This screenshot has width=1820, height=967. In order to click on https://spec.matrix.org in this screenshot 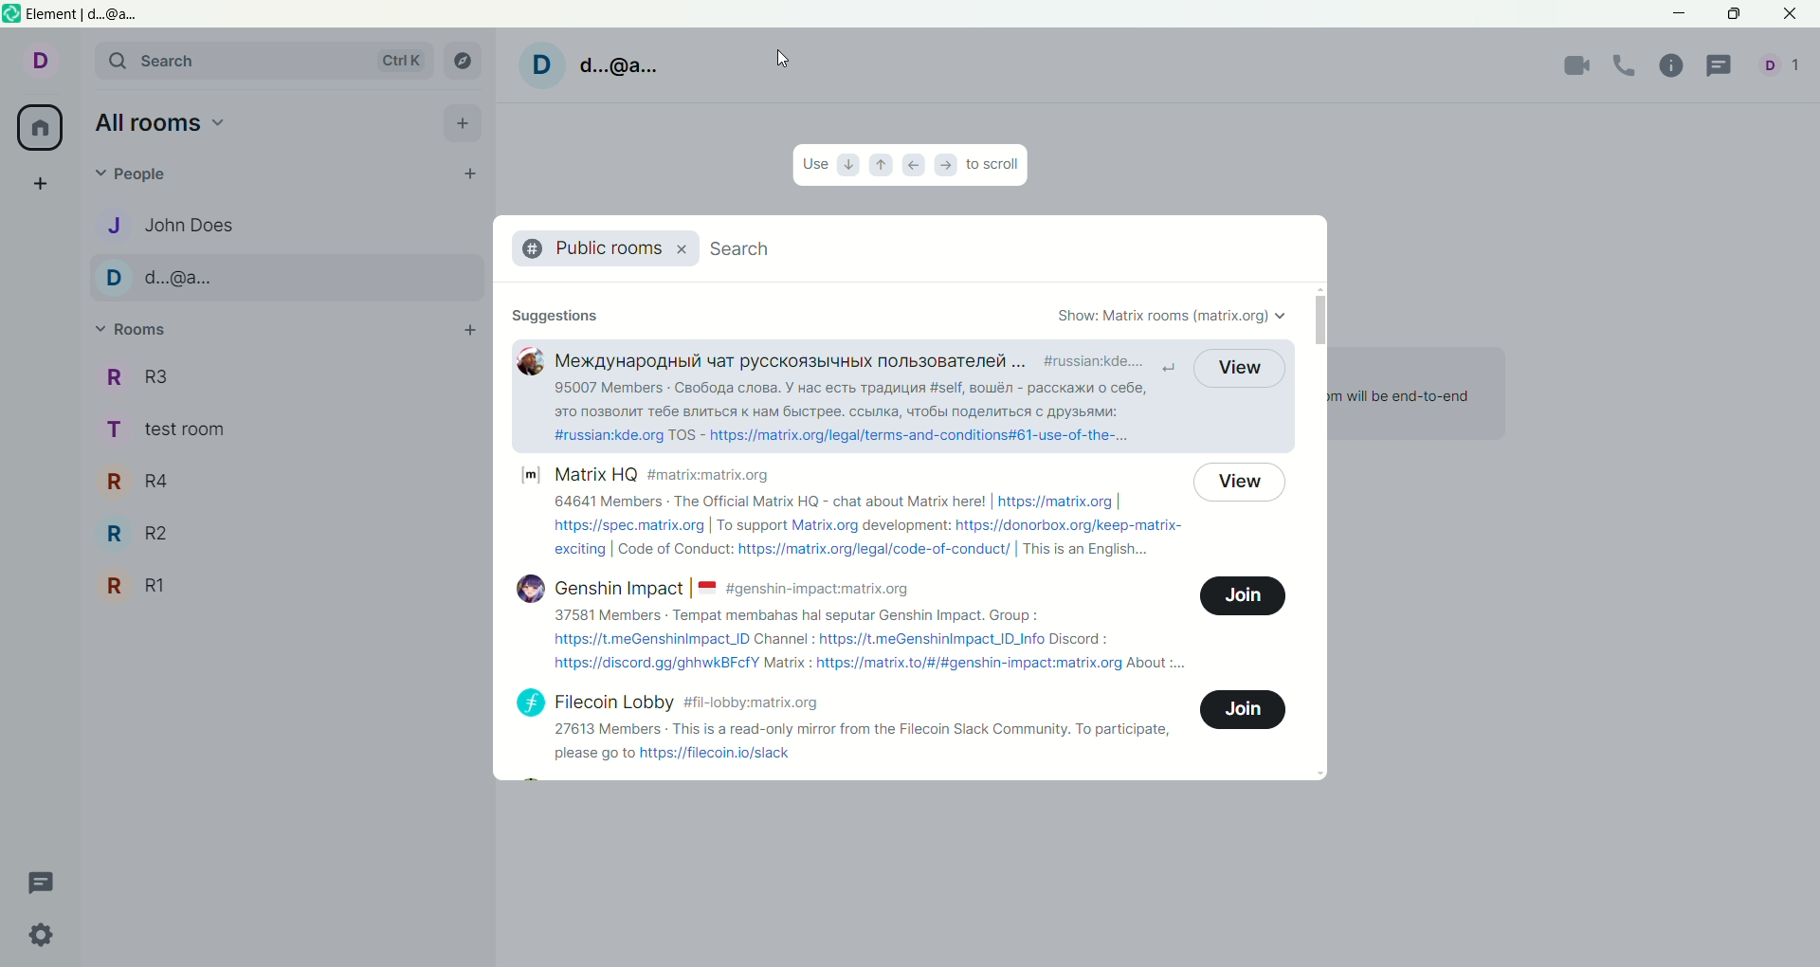, I will do `click(628, 526)`.